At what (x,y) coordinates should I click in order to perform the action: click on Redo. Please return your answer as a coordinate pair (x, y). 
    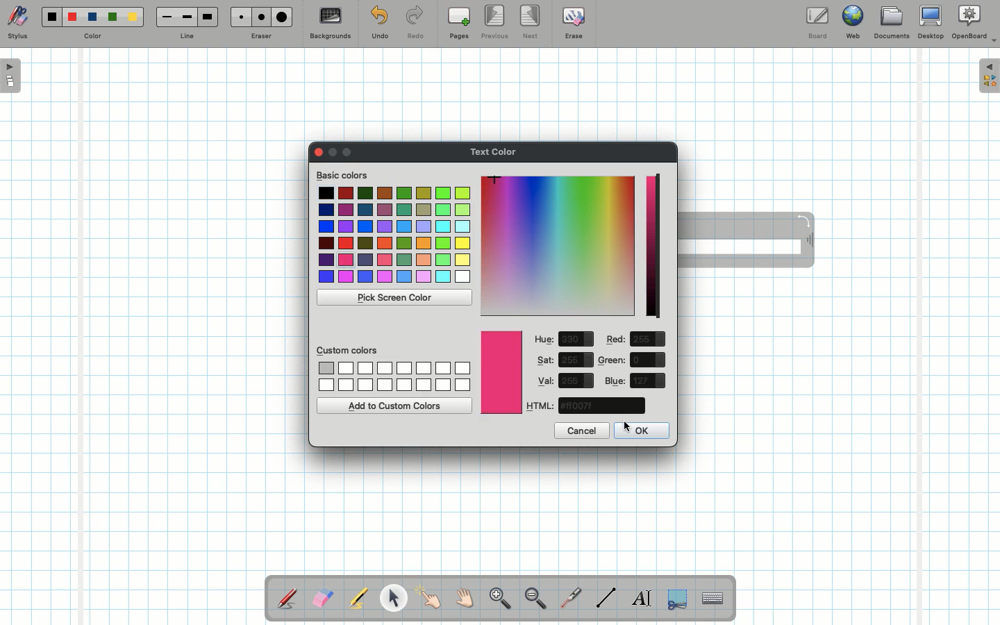
    Looking at the image, I should click on (415, 25).